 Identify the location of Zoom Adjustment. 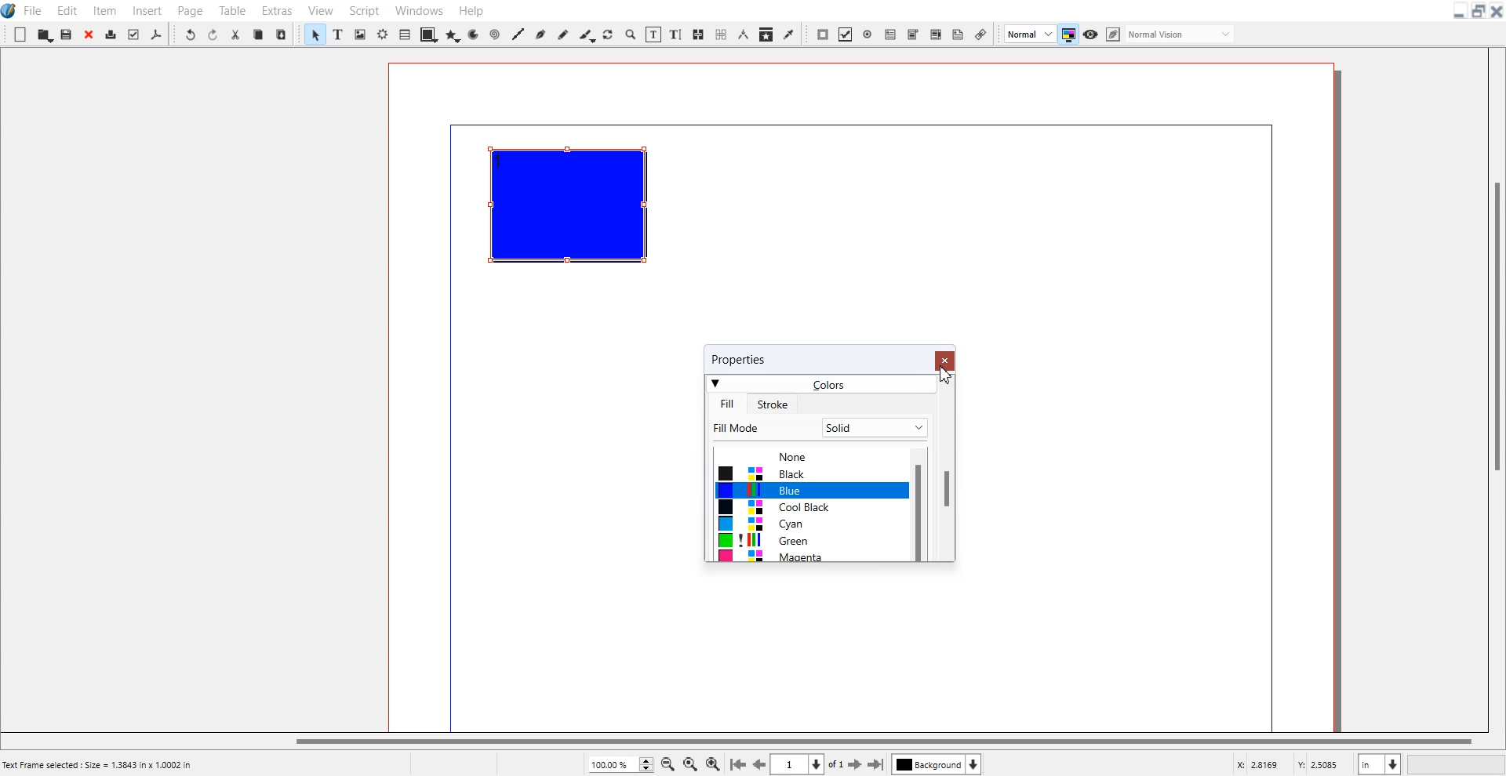
(620, 764).